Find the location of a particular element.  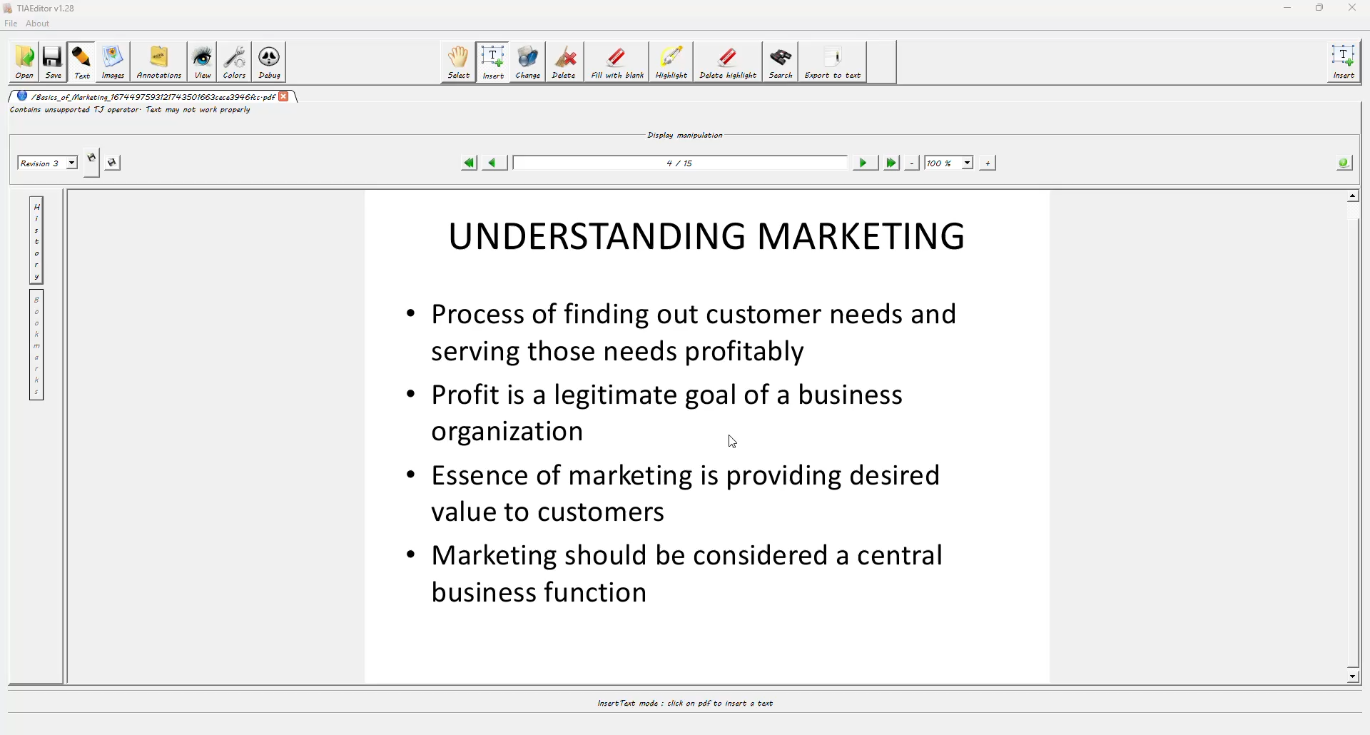

export to text is located at coordinates (836, 63).